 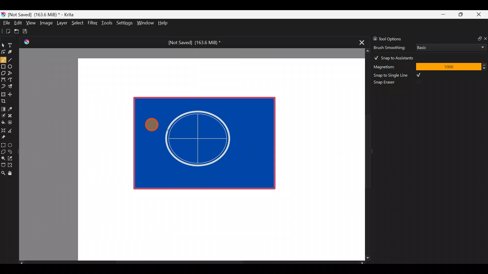 What do you see at coordinates (374, 38) in the screenshot?
I see `Lock/unlock docker` at bounding box center [374, 38].